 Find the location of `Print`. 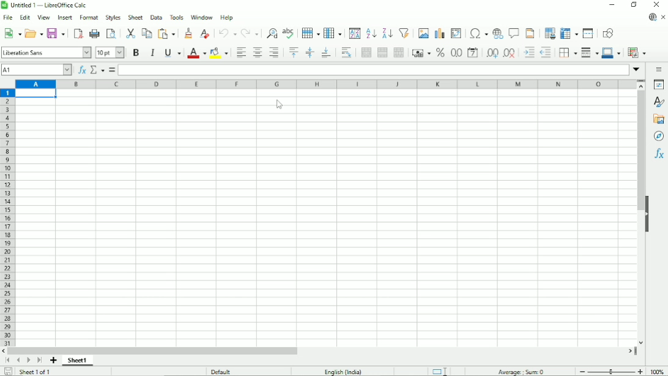

Print is located at coordinates (94, 34).